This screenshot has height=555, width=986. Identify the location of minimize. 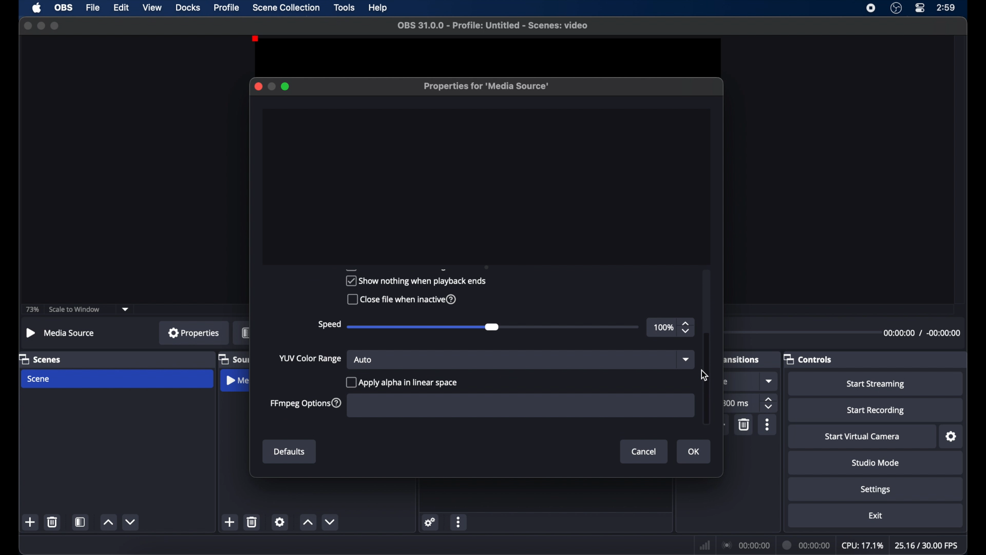
(41, 26).